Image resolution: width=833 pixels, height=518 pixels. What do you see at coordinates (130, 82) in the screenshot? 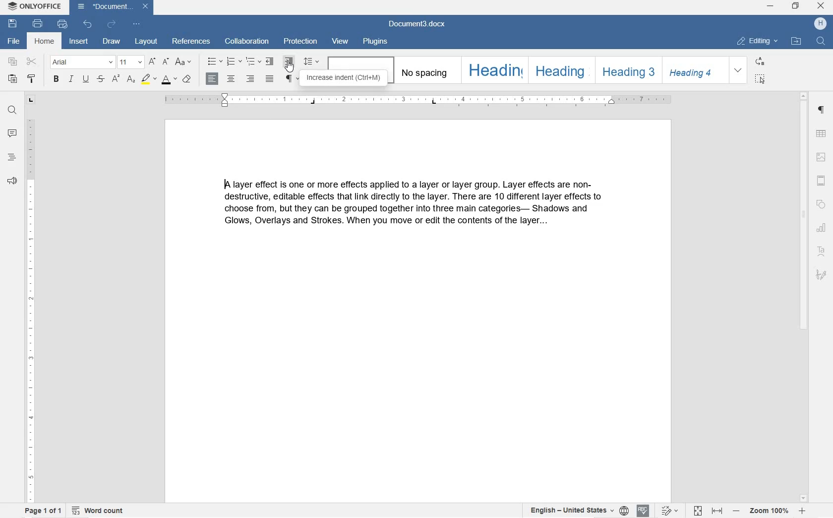
I see `SUPERSCRIPT` at bounding box center [130, 82].